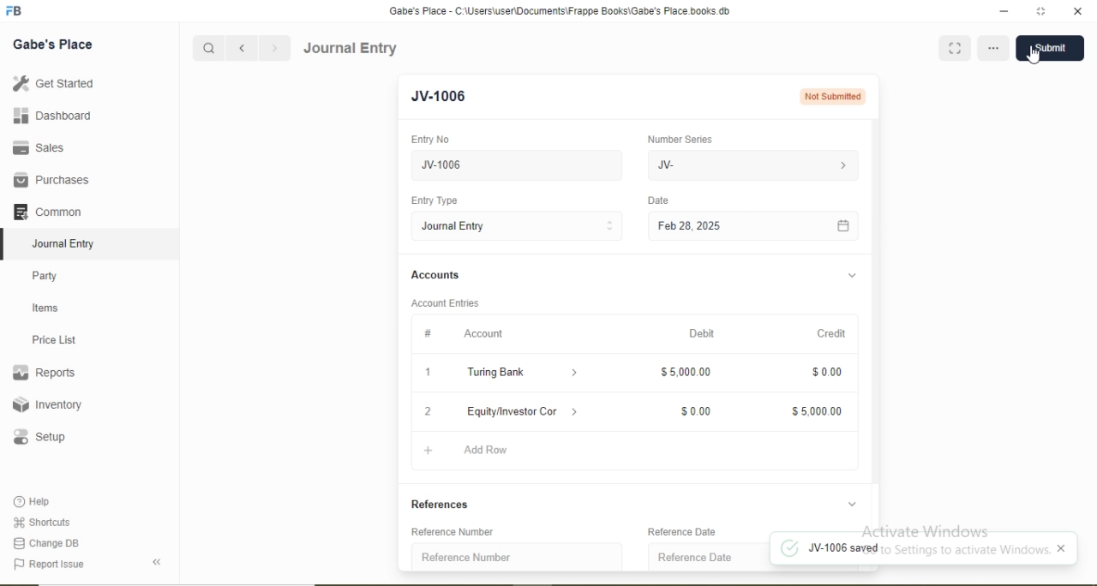 The image size is (1097, 586). Describe the element at coordinates (473, 165) in the screenshot. I see `JV-1006` at that location.